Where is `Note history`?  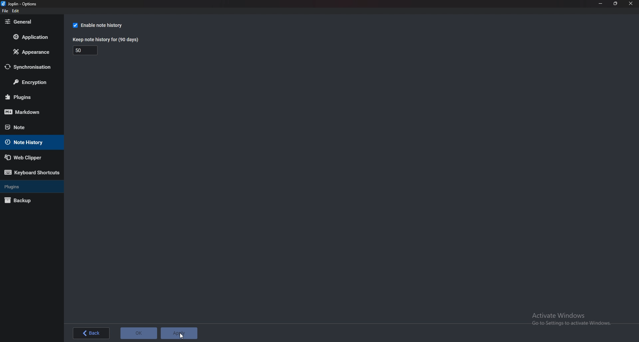
Note history is located at coordinates (29, 142).